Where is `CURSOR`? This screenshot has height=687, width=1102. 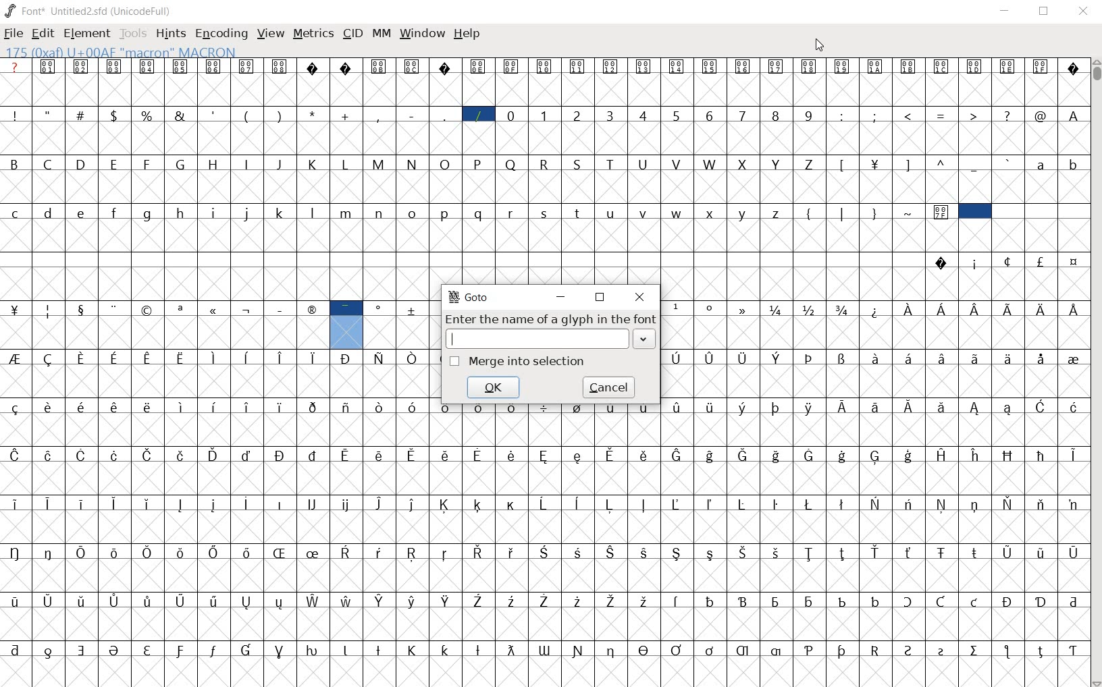 CURSOR is located at coordinates (820, 44).